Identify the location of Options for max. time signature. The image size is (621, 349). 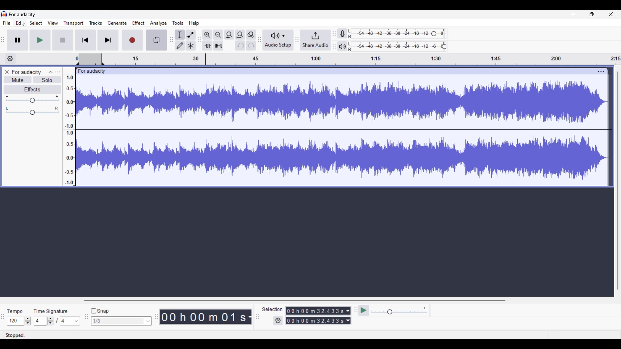
(70, 321).